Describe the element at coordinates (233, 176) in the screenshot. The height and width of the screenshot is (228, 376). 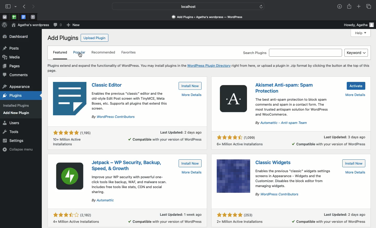
I see `Icon` at that location.